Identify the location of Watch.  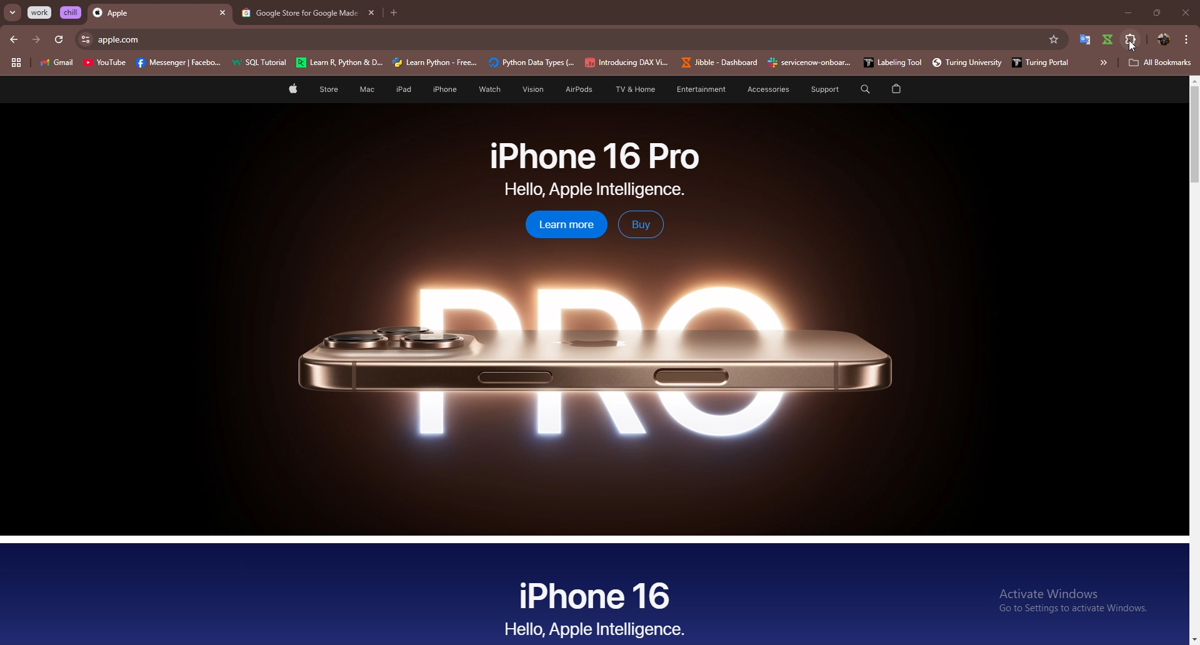
(487, 89).